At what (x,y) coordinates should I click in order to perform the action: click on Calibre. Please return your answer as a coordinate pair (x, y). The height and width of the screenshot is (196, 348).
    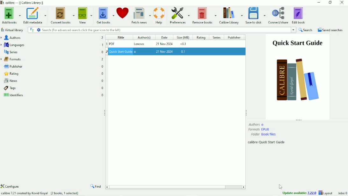
    Looking at the image, I should click on (24, 3).